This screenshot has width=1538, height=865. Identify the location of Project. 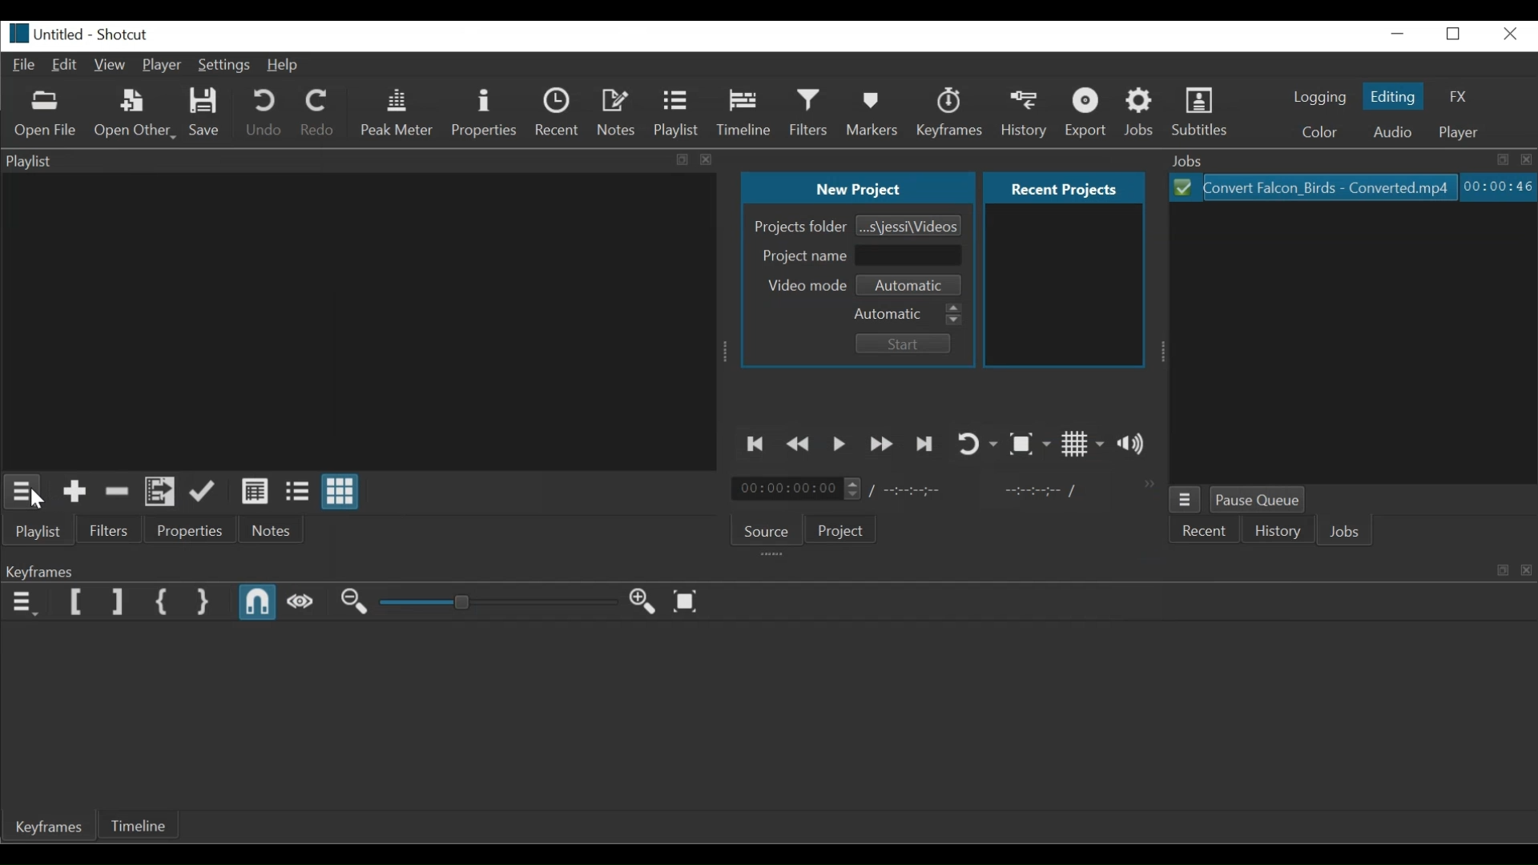
(844, 529).